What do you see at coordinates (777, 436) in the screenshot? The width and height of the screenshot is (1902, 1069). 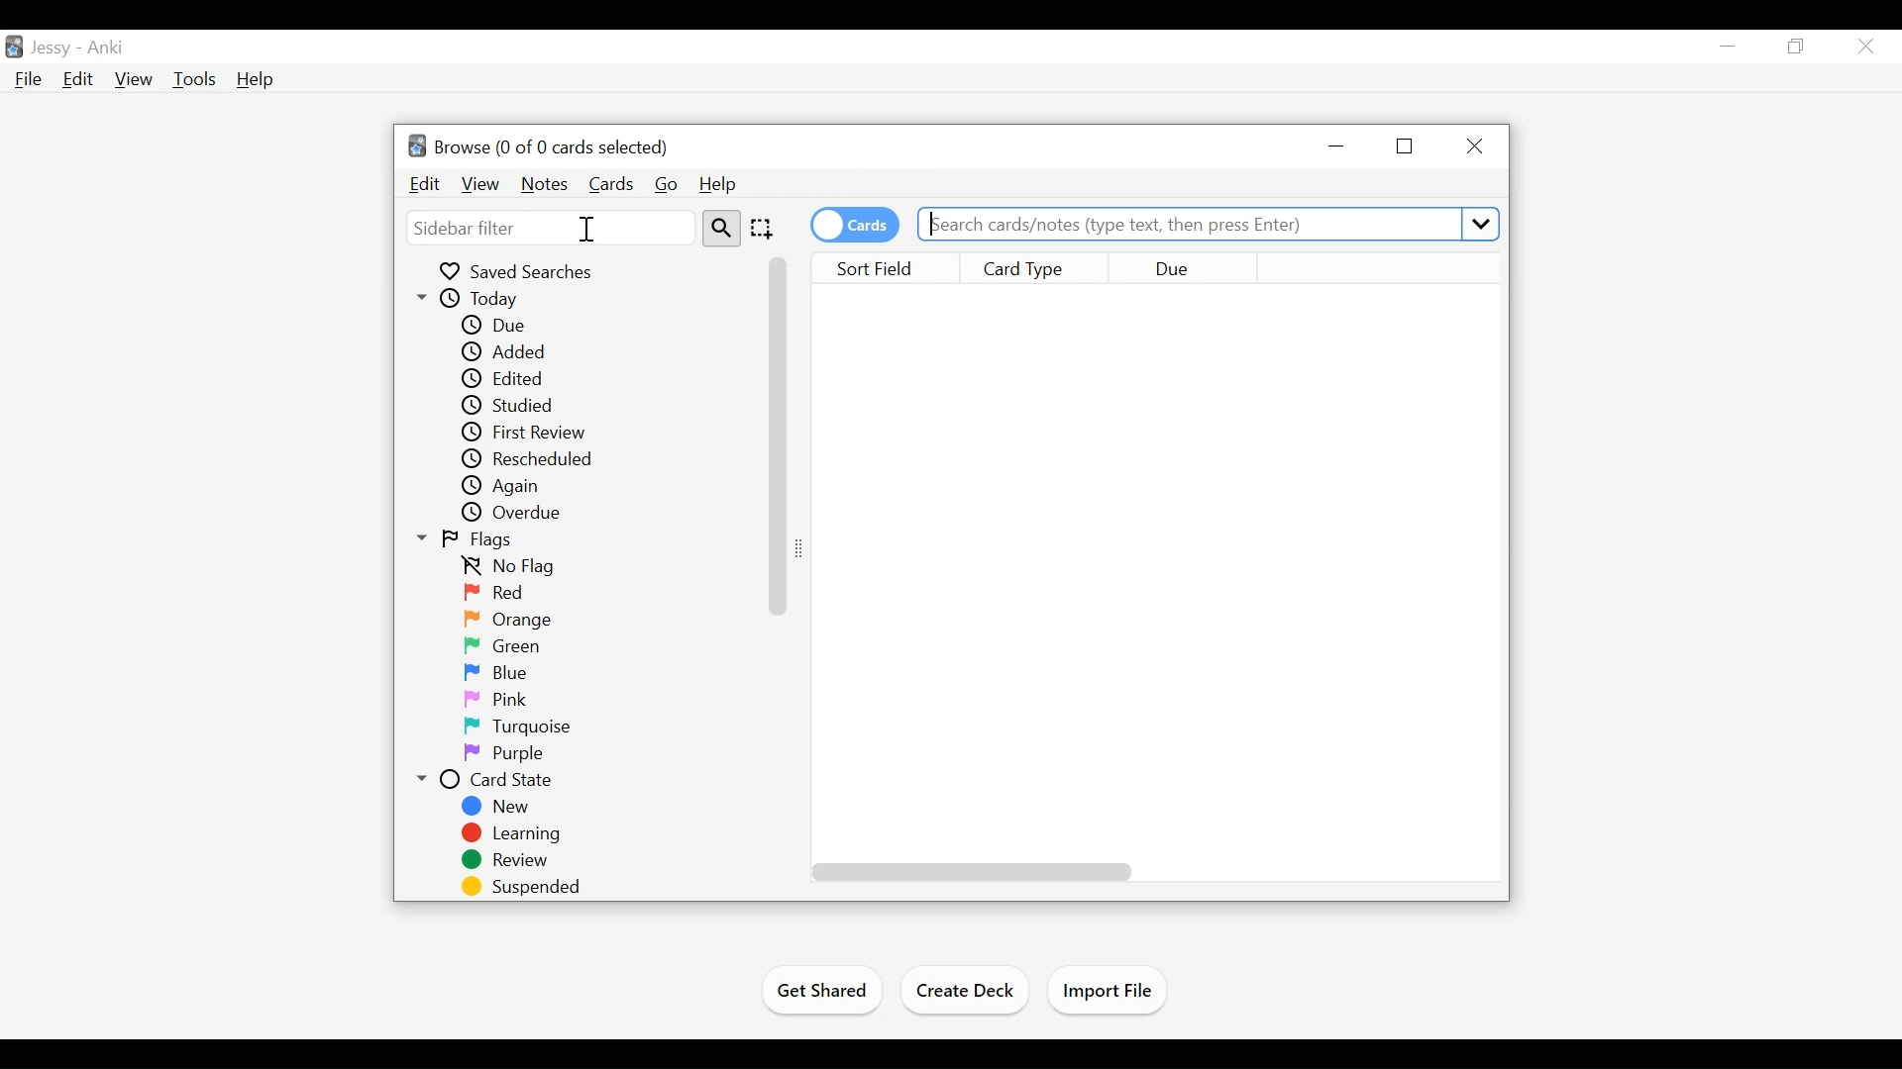 I see `Vertical Scroll bar` at bounding box center [777, 436].